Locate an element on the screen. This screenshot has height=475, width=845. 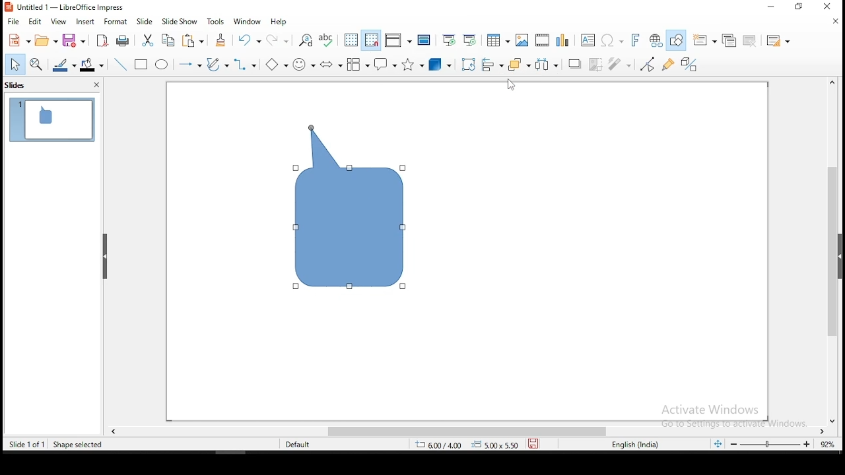
export as pdf is located at coordinates (102, 41).